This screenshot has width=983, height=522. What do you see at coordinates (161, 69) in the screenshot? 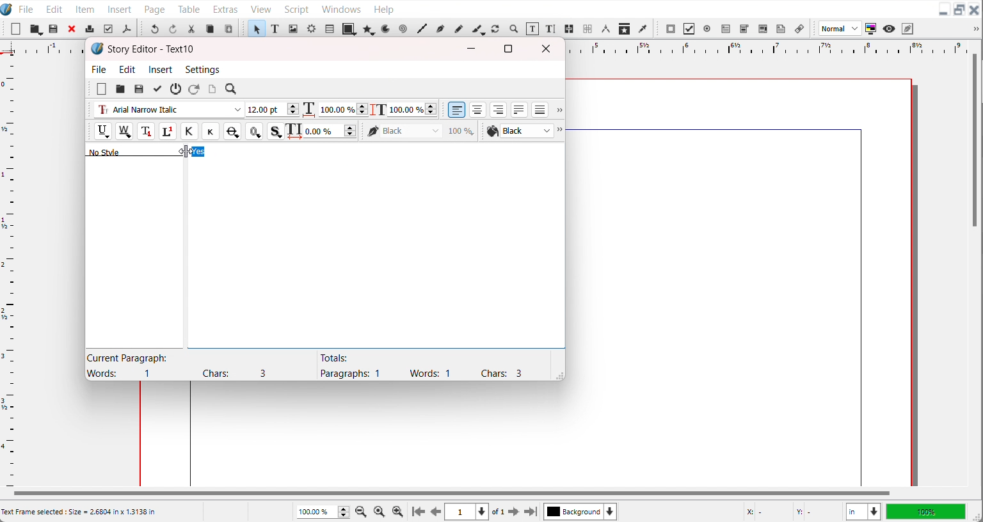
I see `Insert` at bounding box center [161, 69].